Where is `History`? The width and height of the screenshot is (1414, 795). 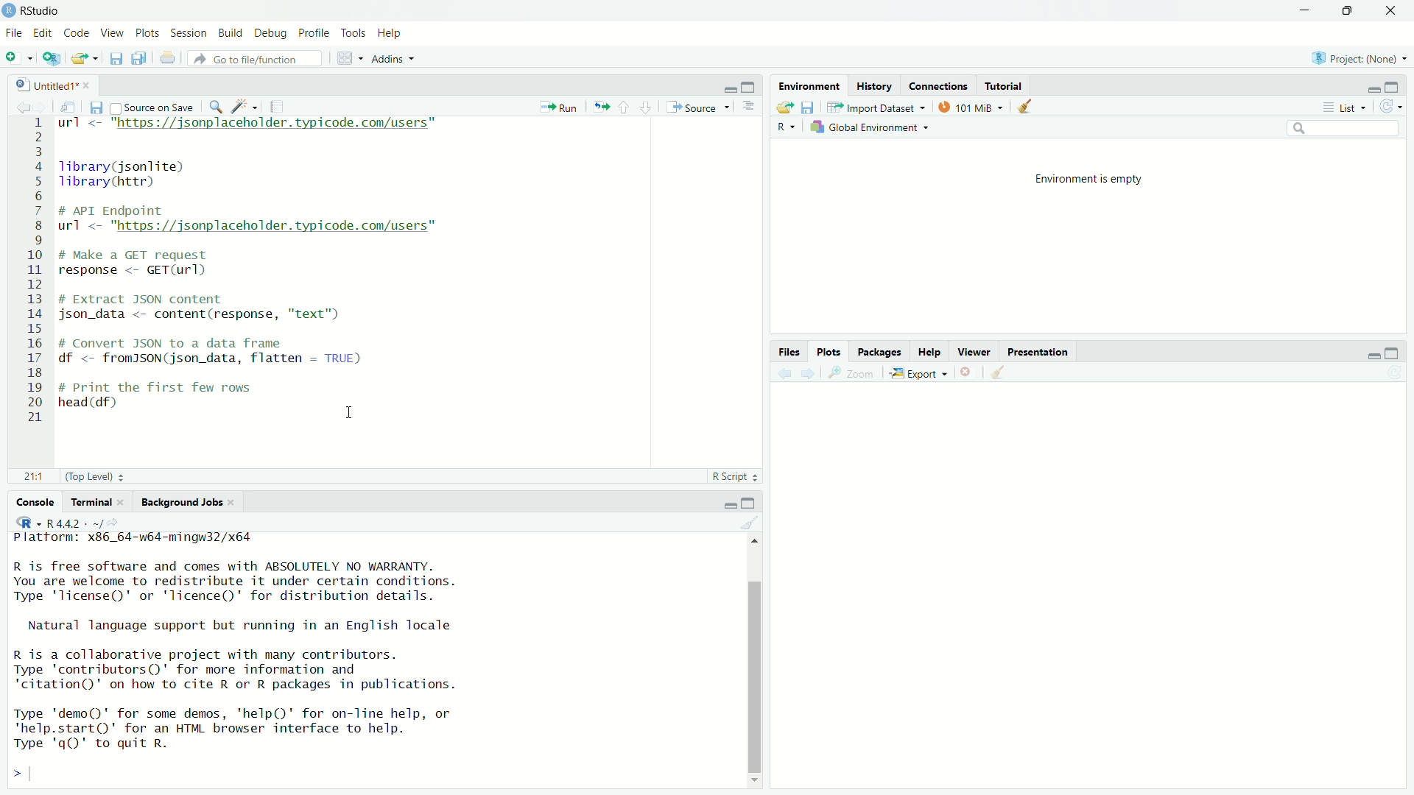
History is located at coordinates (875, 87).